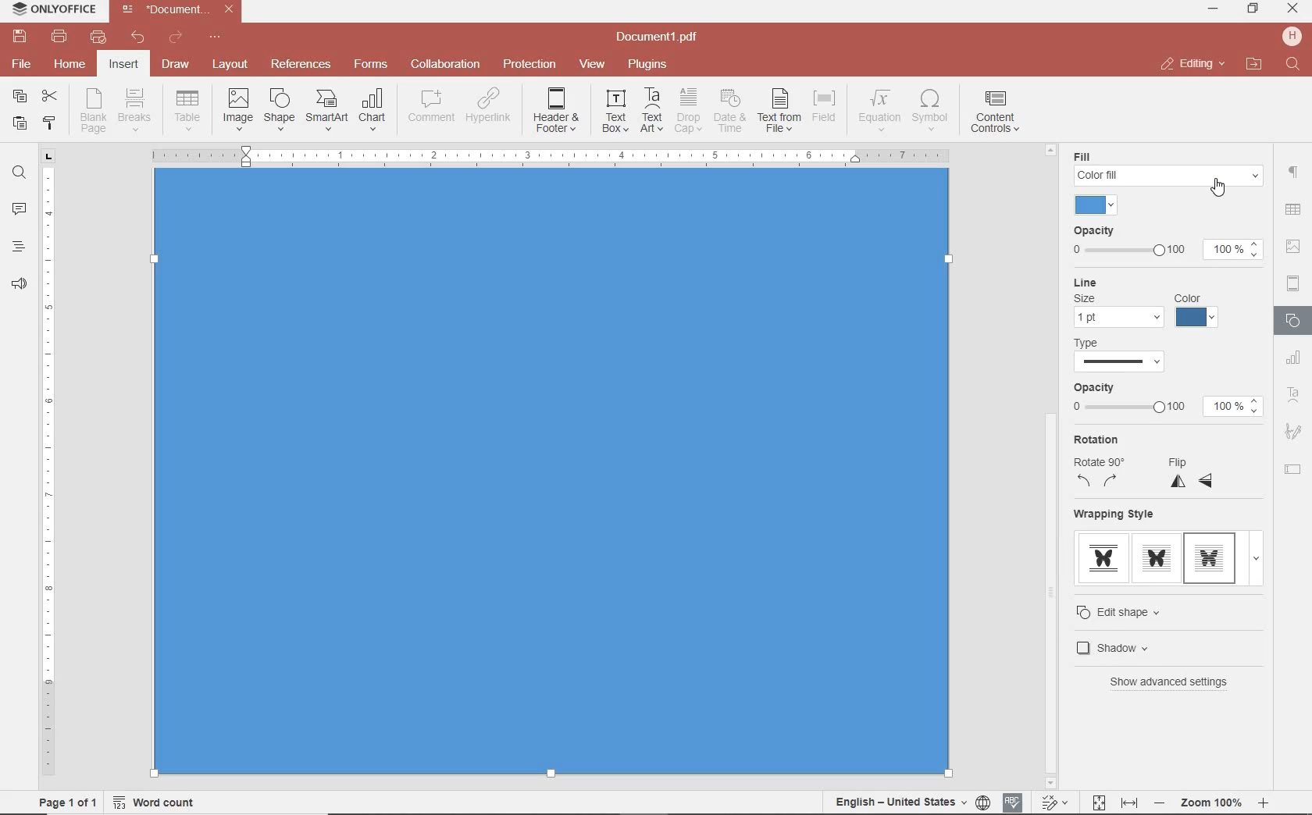  Describe the element at coordinates (1154, 610) in the screenshot. I see `THROUGH` at that location.